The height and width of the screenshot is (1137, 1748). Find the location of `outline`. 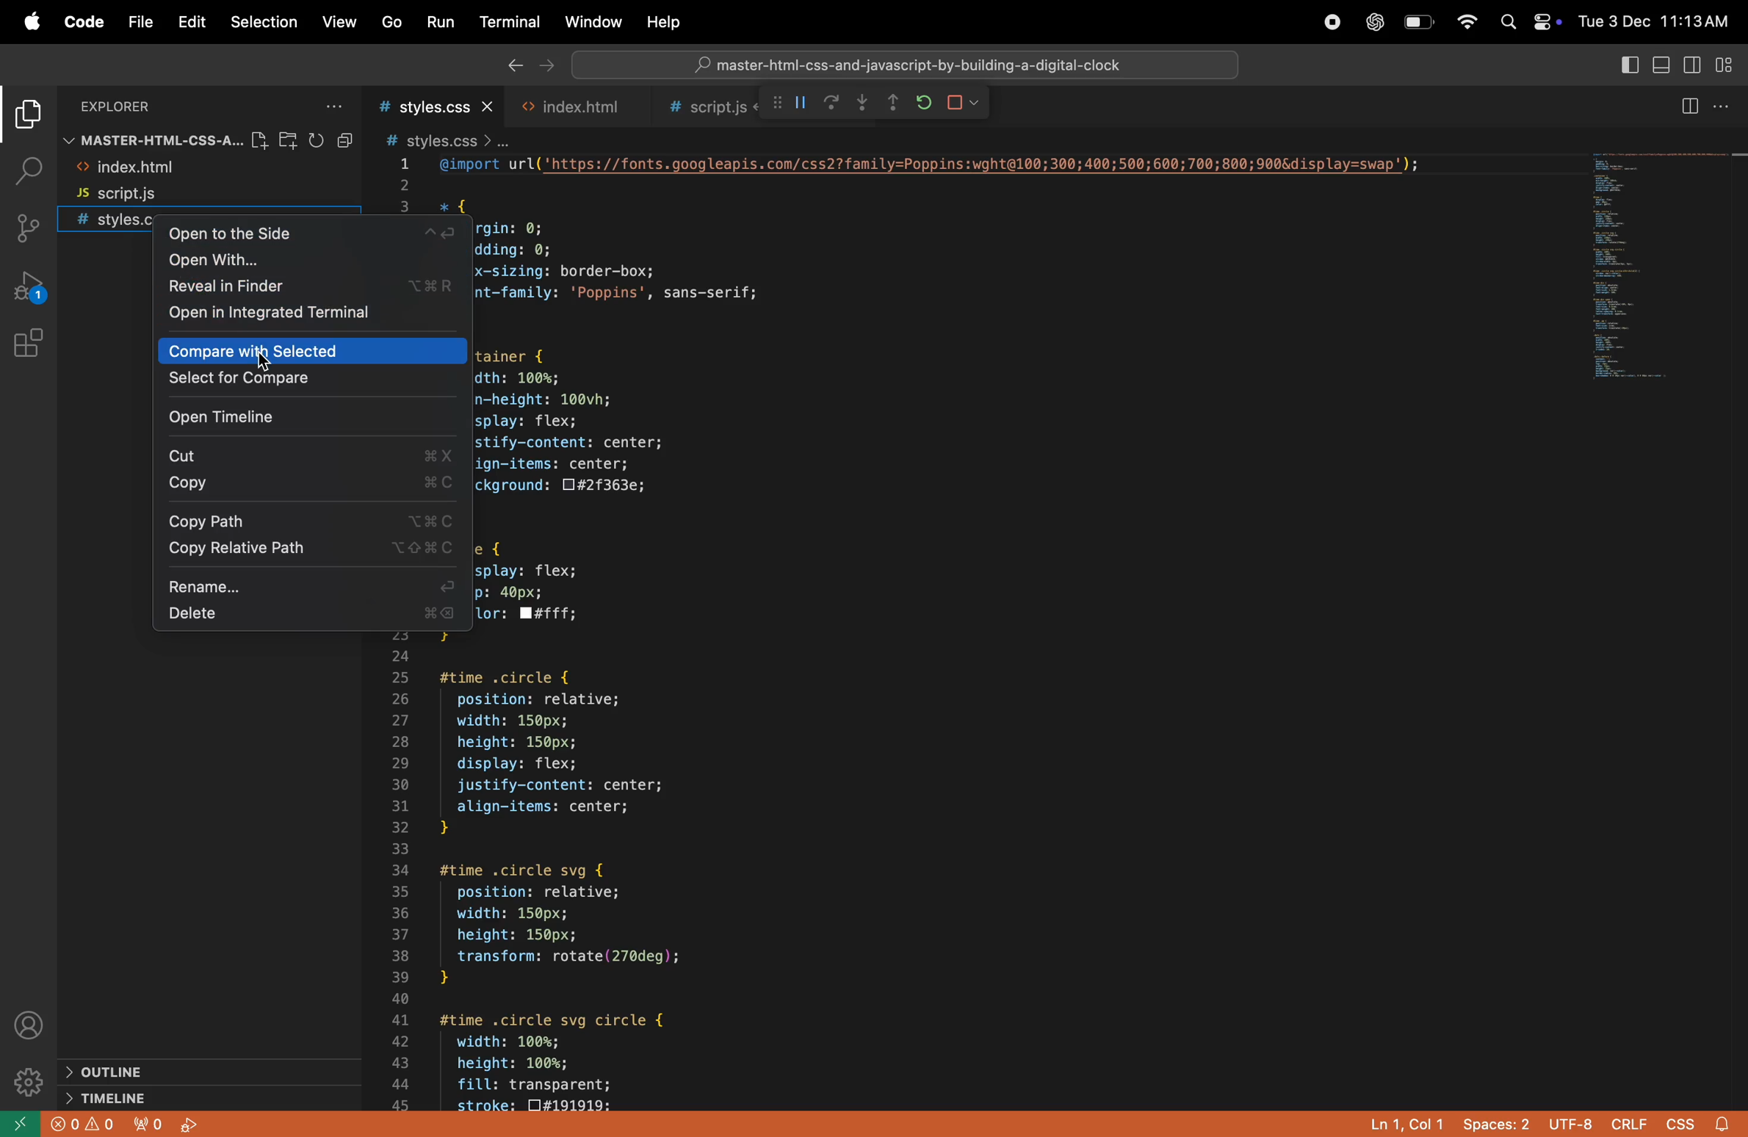

outline is located at coordinates (120, 1074).